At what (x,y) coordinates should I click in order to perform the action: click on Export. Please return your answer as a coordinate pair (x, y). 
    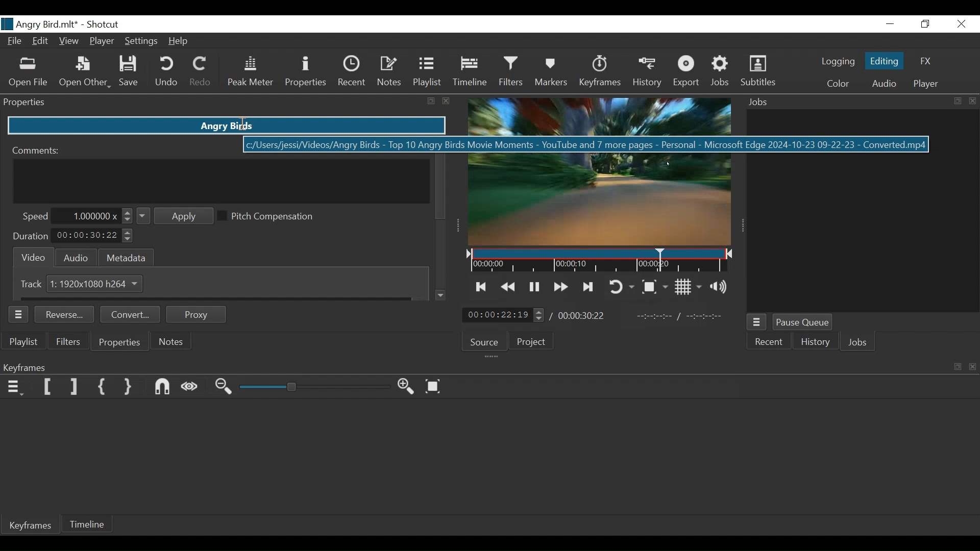
    Looking at the image, I should click on (685, 73).